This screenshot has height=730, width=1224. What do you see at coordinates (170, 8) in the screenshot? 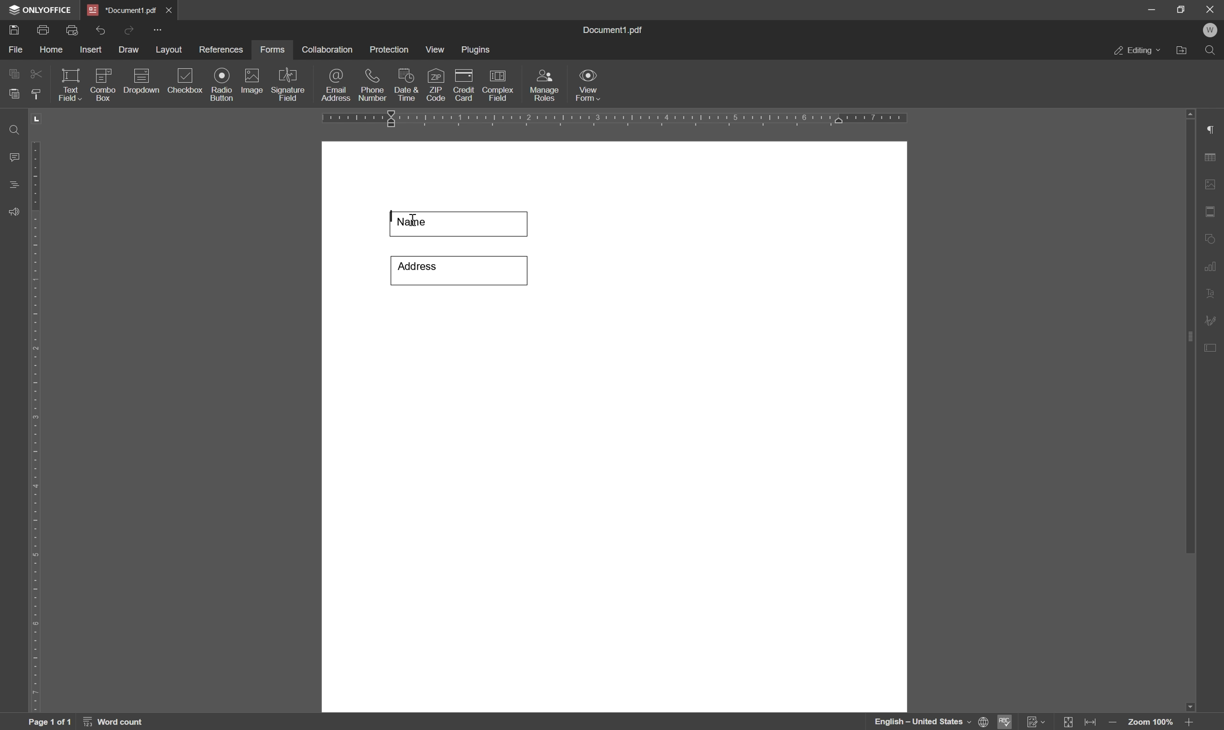
I see `close` at bounding box center [170, 8].